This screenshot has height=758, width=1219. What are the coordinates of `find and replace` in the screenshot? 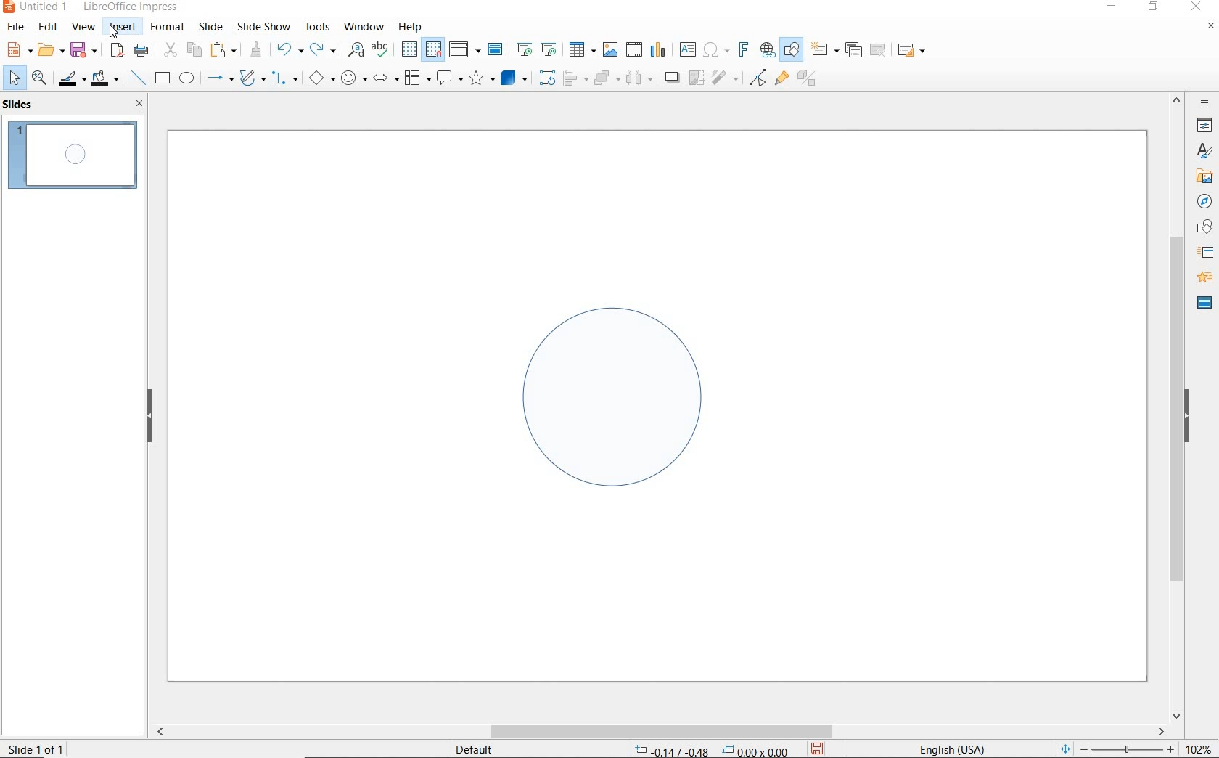 It's located at (356, 50).